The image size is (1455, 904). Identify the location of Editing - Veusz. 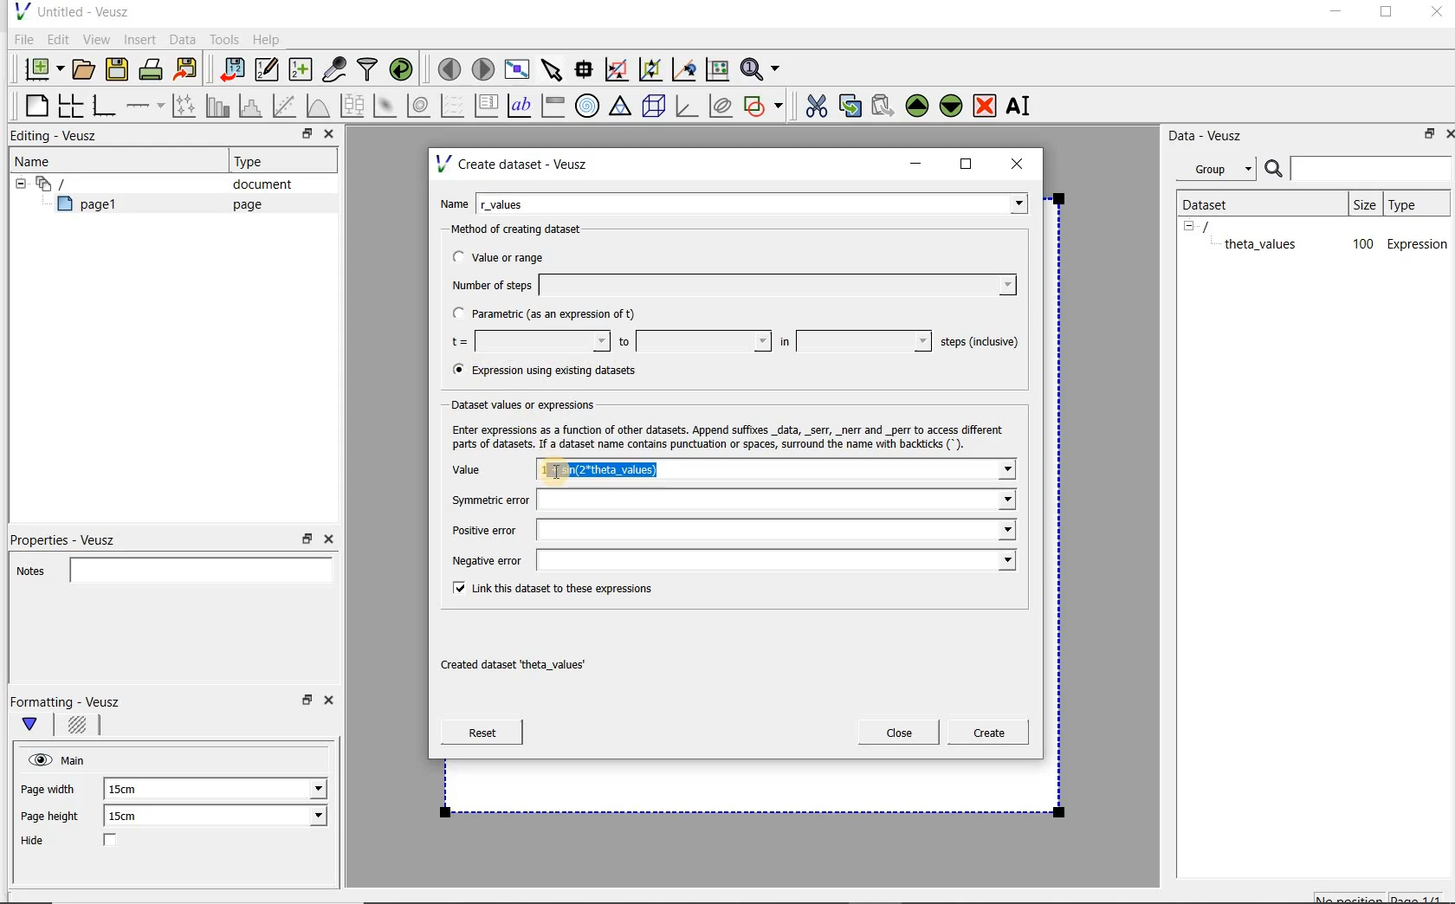
(58, 137).